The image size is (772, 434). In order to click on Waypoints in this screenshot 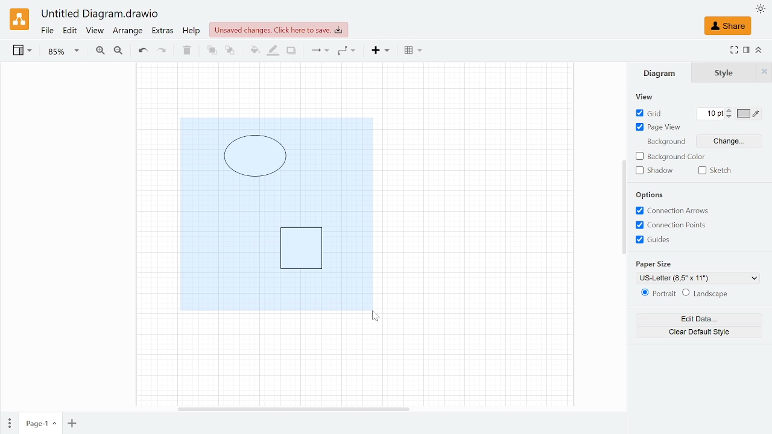, I will do `click(346, 51)`.